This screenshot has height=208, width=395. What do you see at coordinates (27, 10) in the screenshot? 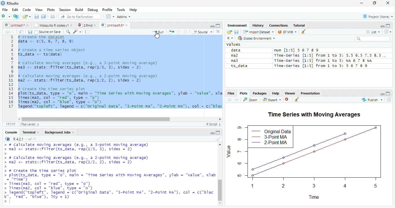
I see `Code` at bounding box center [27, 10].